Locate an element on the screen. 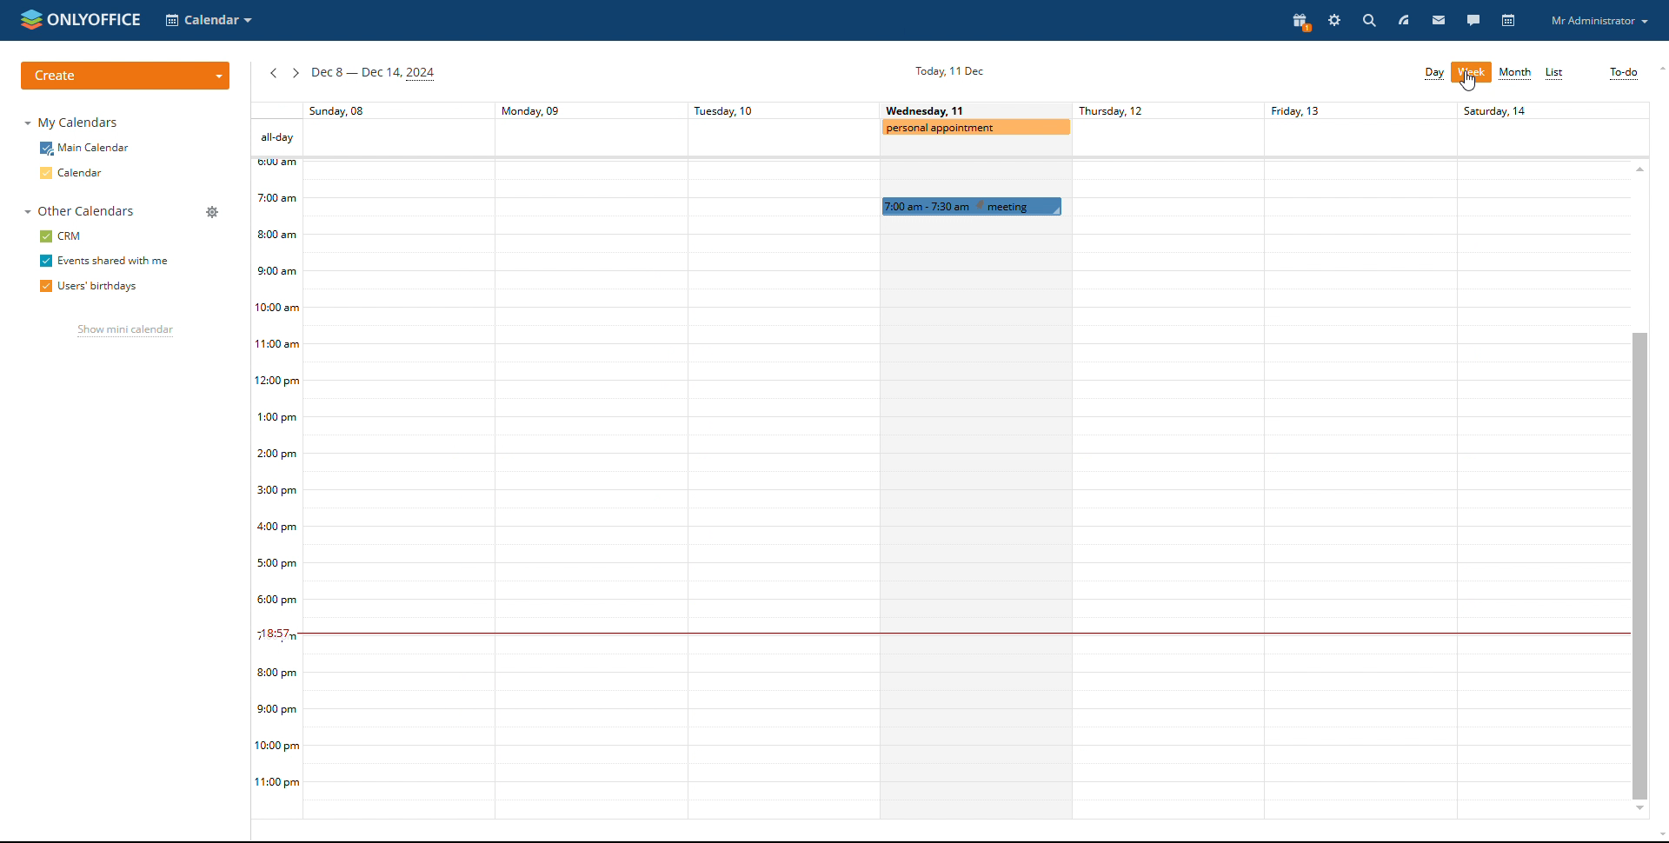  talk is located at coordinates (1474, 19).